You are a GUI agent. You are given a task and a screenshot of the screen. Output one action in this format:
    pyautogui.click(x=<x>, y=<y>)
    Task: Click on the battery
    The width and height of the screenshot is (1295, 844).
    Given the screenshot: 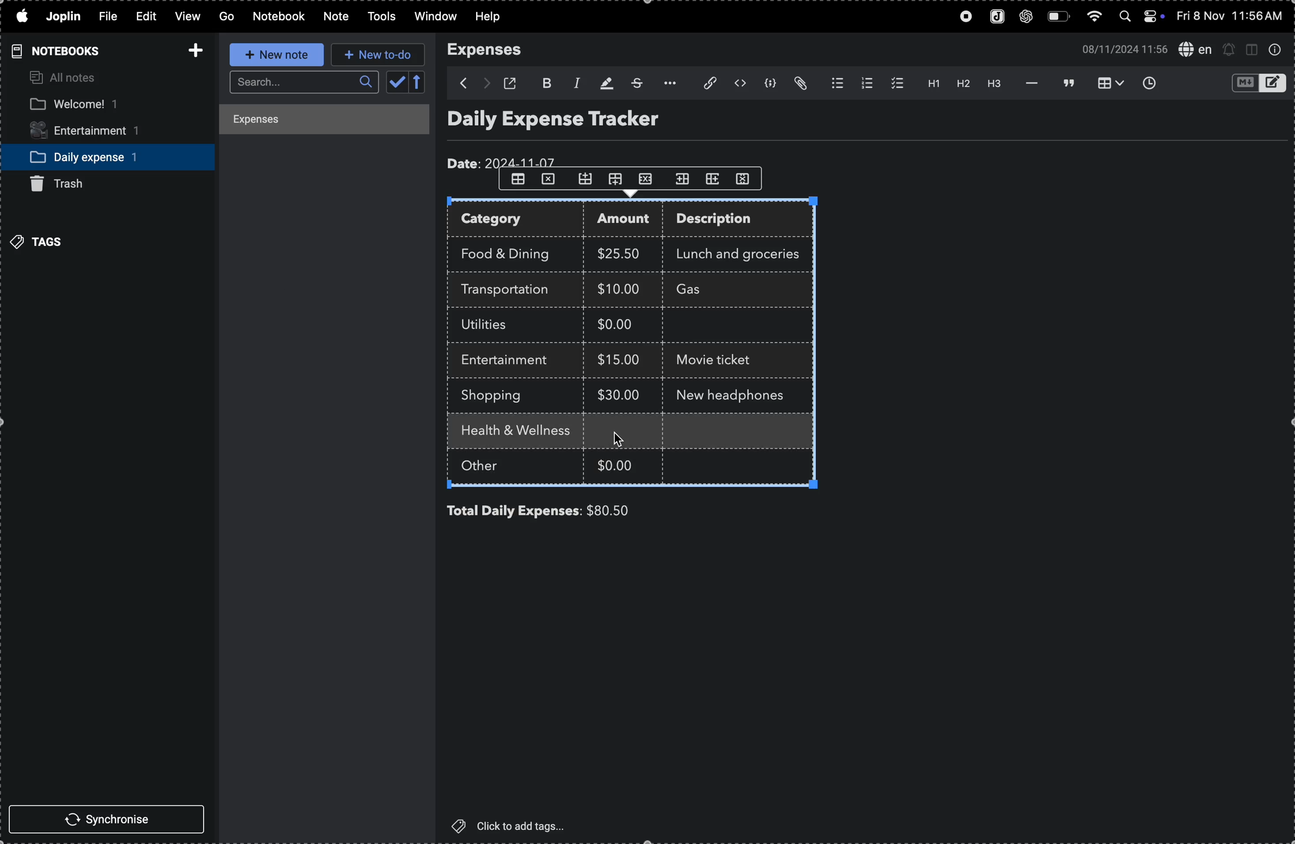 What is the action you would take?
    pyautogui.click(x=1058, y=17)
    